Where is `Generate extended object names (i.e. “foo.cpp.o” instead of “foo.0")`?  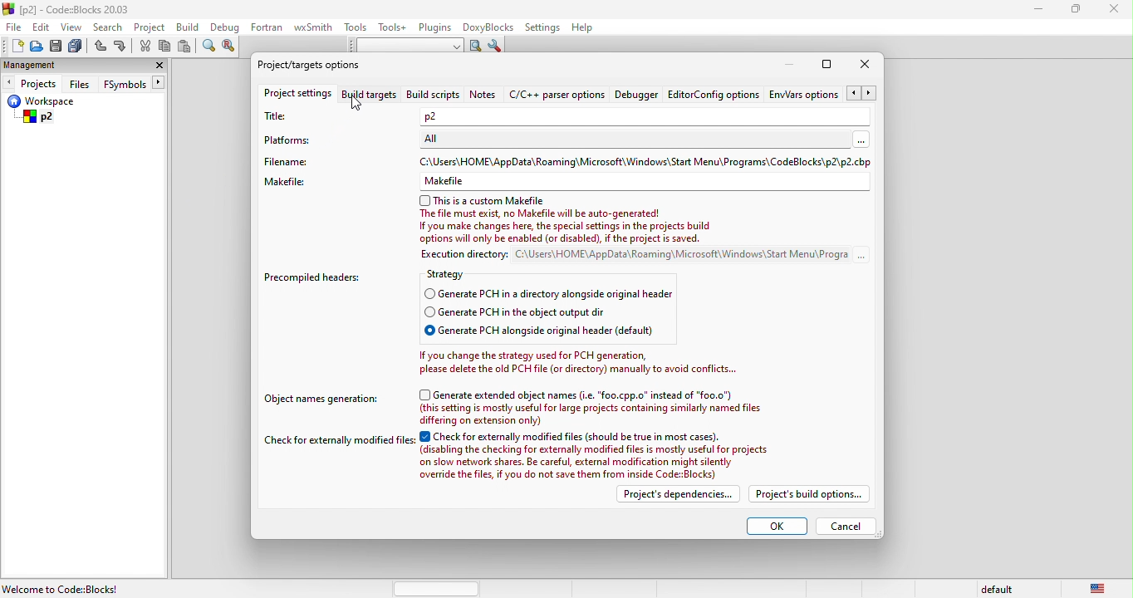 Generate extended object names (i.e. “foo.cpp.o” instead of “foo.0") is located at coordinates (577, 395).